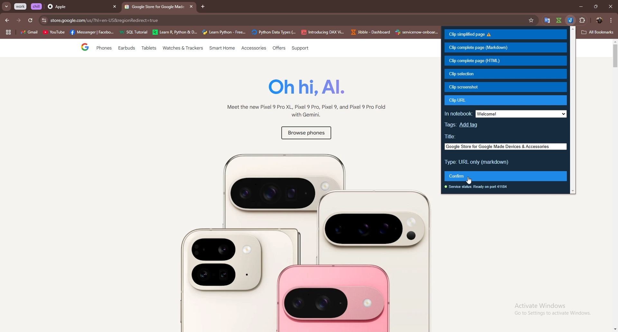  I want to click on Introducing DAX Vi.., so click(323, 32).